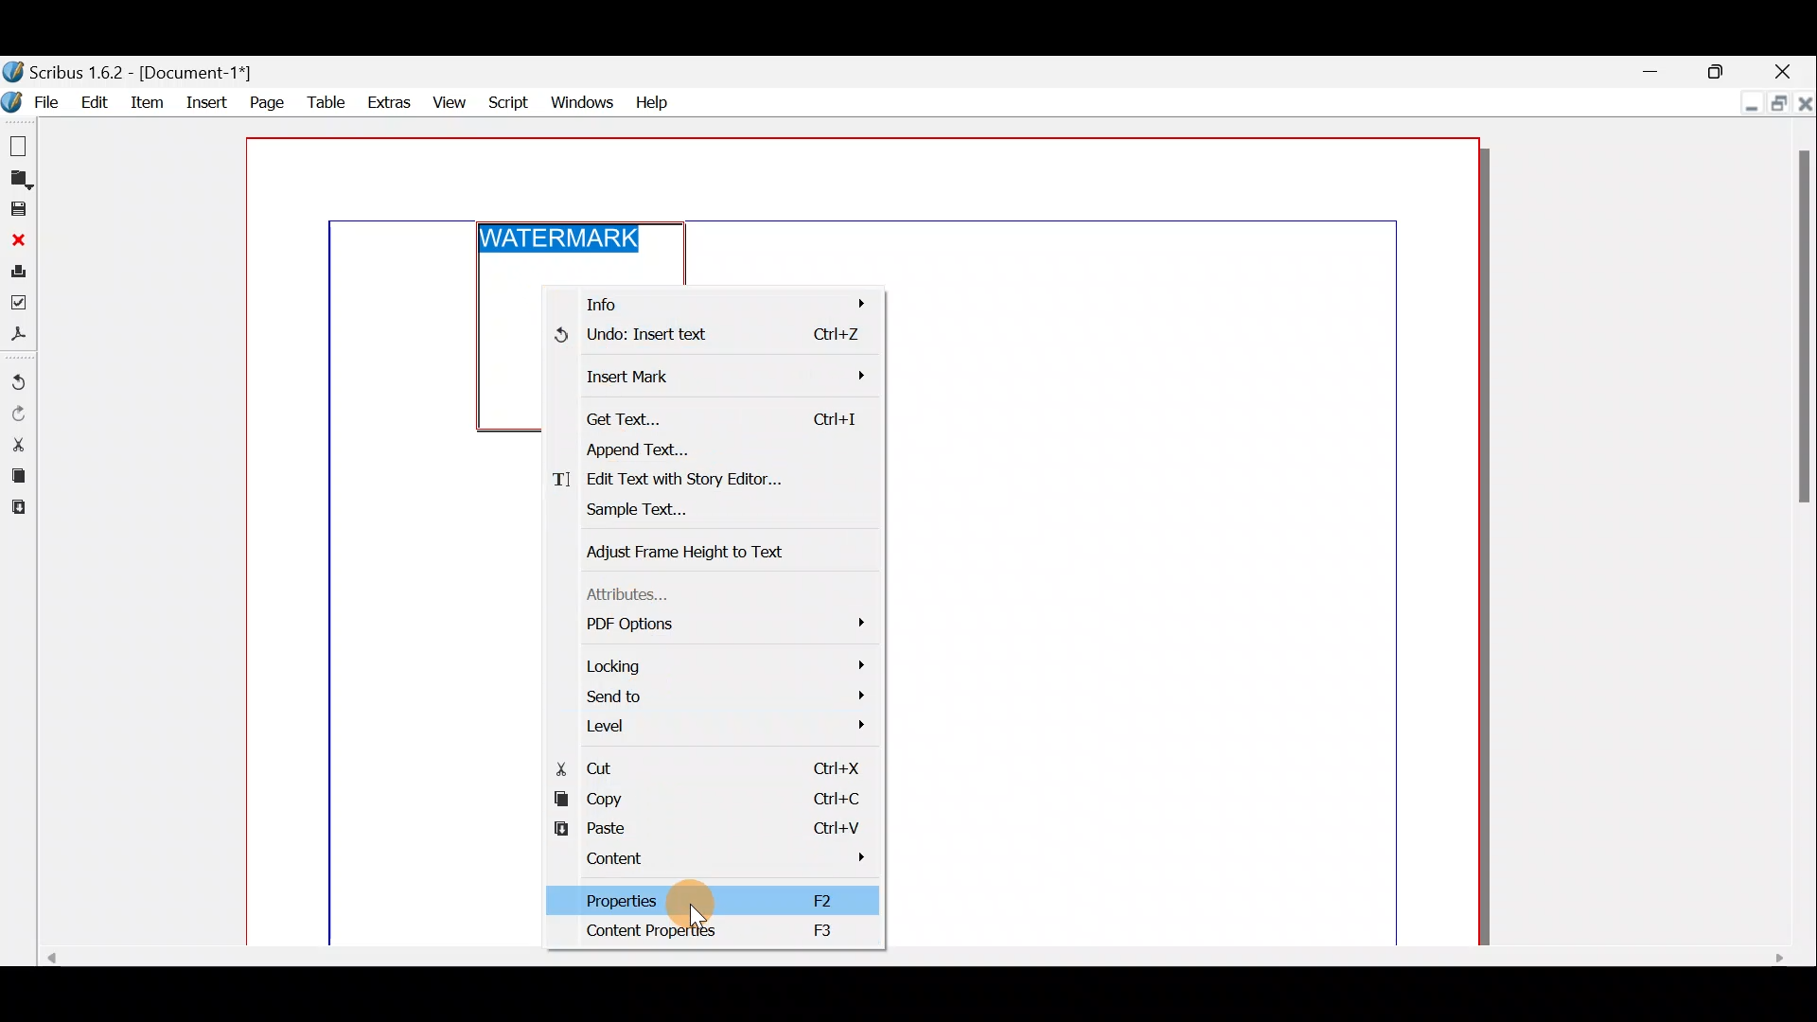  Describe the element at coordinates (703, 766) in the screenshot. I see `Cut` at that location.